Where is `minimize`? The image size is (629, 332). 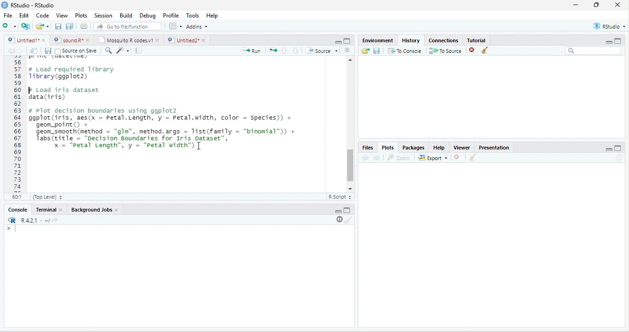 minimize is located at coordinates (608, 42).